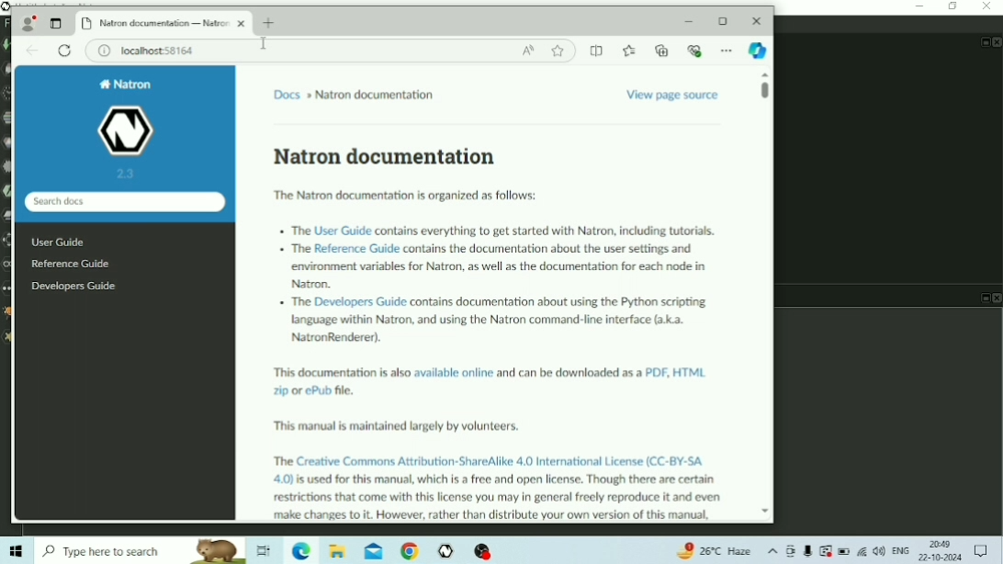  I want to click on Add, so click(660, 51).